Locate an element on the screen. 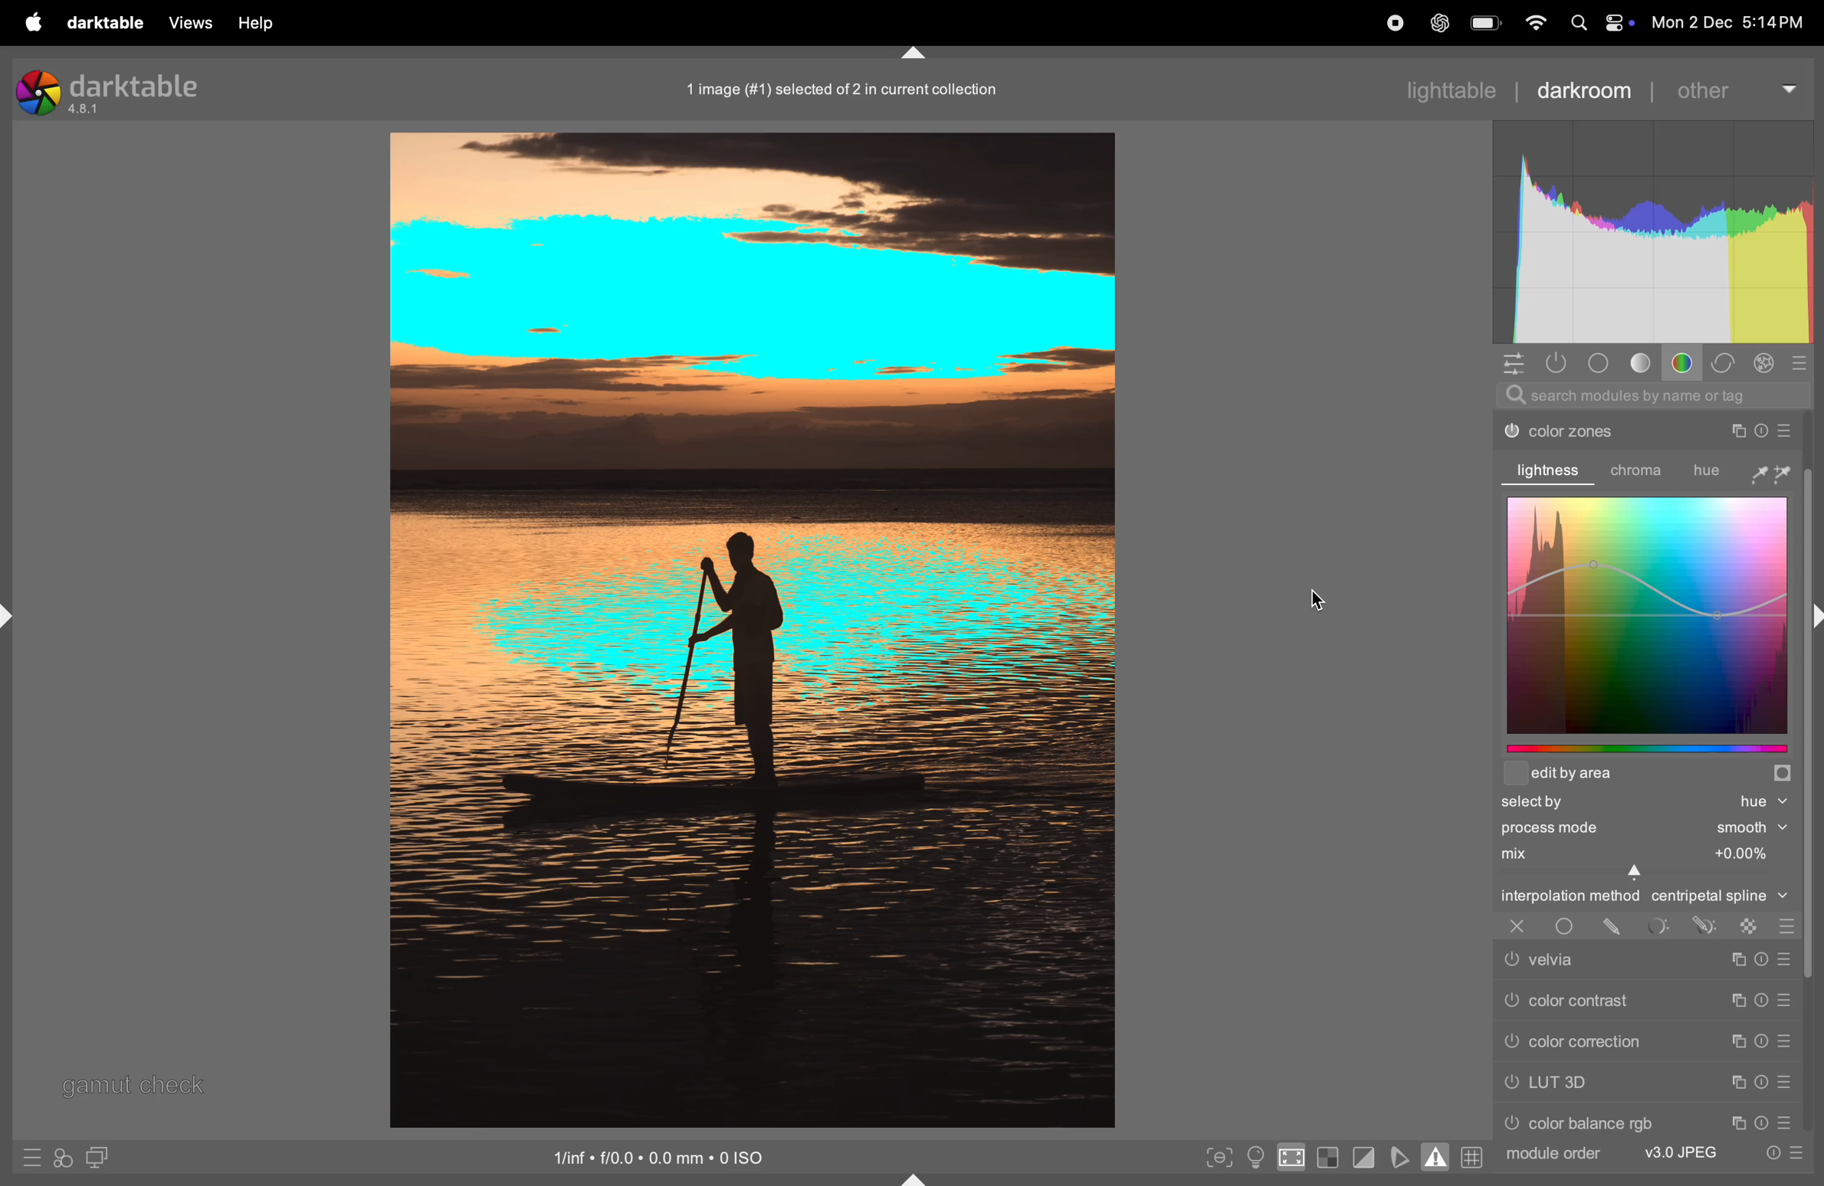 This screenshot has width=1824, height=1186. Timer is located at coordinates (1762, 1001).